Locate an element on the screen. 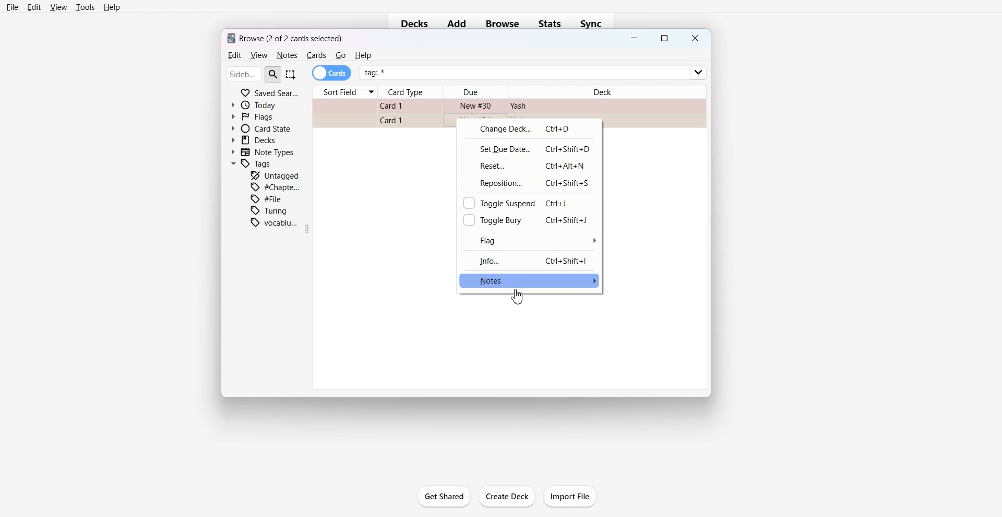 The height and width of the screenshot is (517, 1002). Notes is located at coordinates (530, 280).